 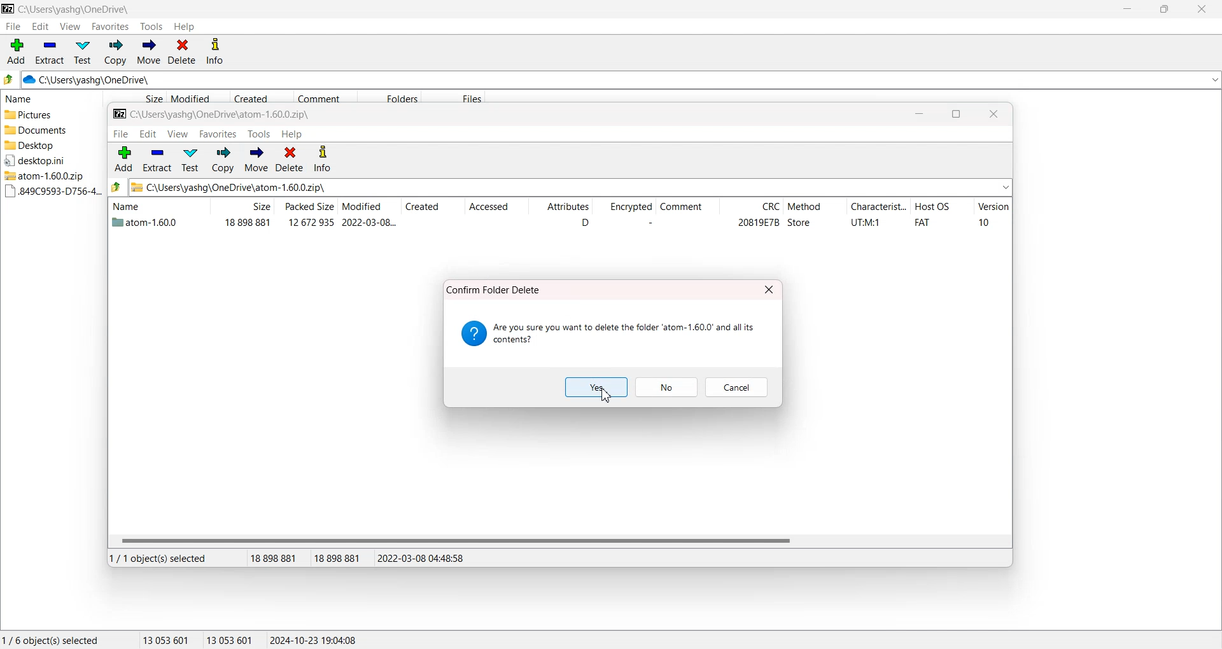 What do you see at coordinates (993, 208) in the screenshot?
I see `Version` at bounding box center [993, 208].